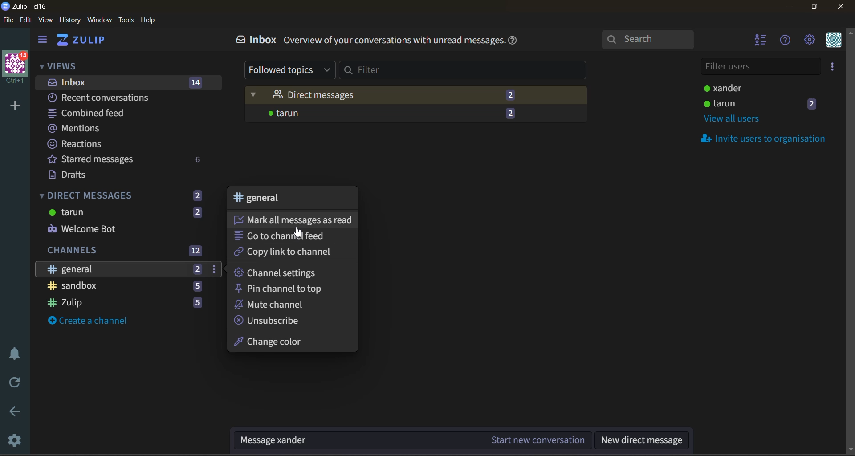 The width and height of the screenshot is (855, 456). Describe the element at coordinates (840, 7) in the screenshot. I see `close` at that location.